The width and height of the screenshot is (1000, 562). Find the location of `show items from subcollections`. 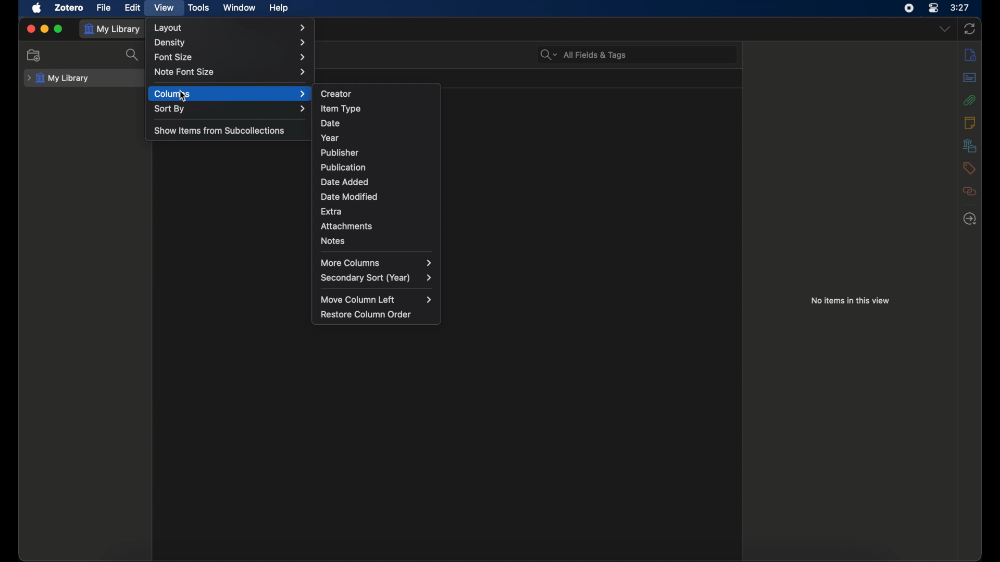

show items from subcollections is located at coordinates (220, 130).